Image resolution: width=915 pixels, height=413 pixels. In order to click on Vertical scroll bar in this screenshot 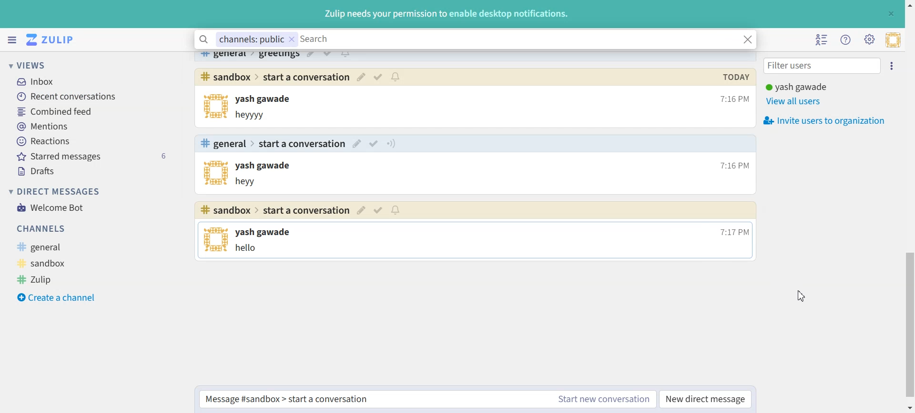, I will do `click(909, 206)`.